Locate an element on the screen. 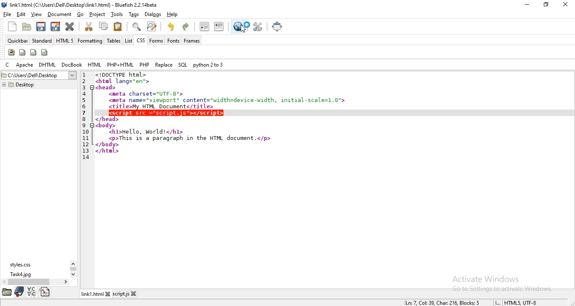 The height and width of the screenshot is (306, 575). frames is located at coordinates (191, 40).